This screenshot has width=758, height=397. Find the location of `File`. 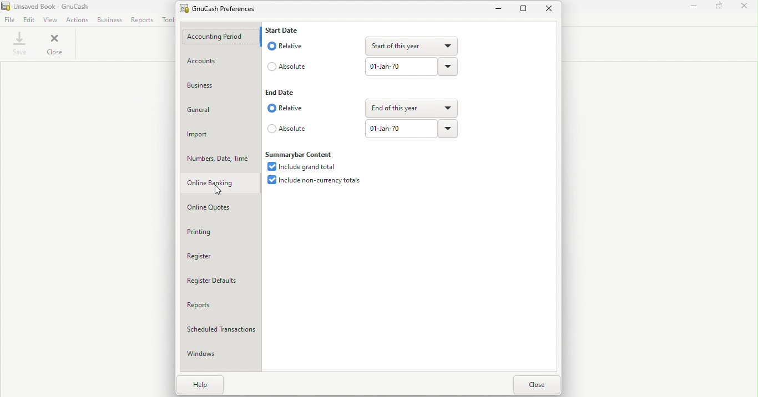

File is located at coordinates (9, 20).